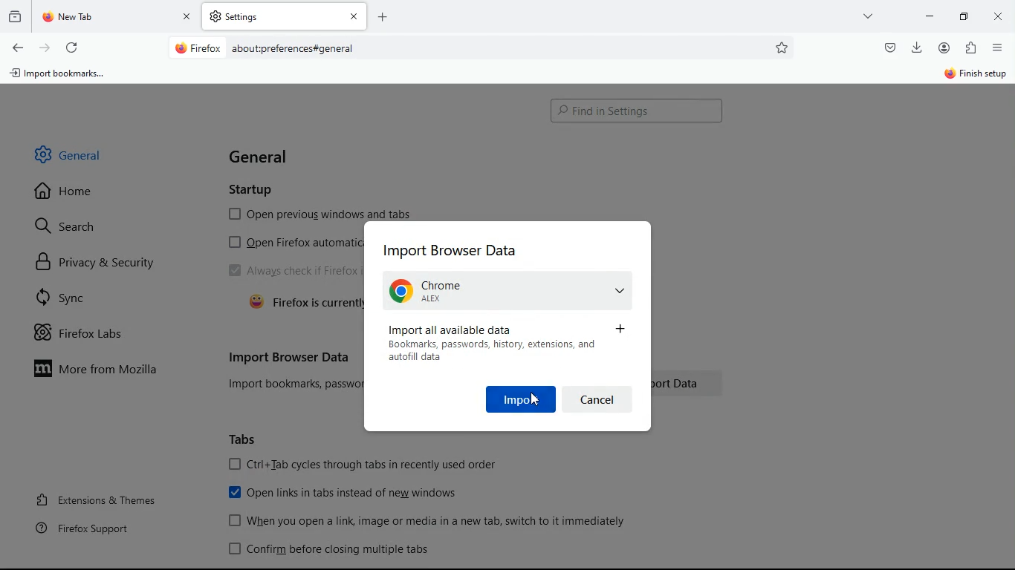 Image resolution: width=1015 pixels, height=570 pixels. I want to click on Bookmark, password, history, extensions, and autofill data, so click(490, 350).